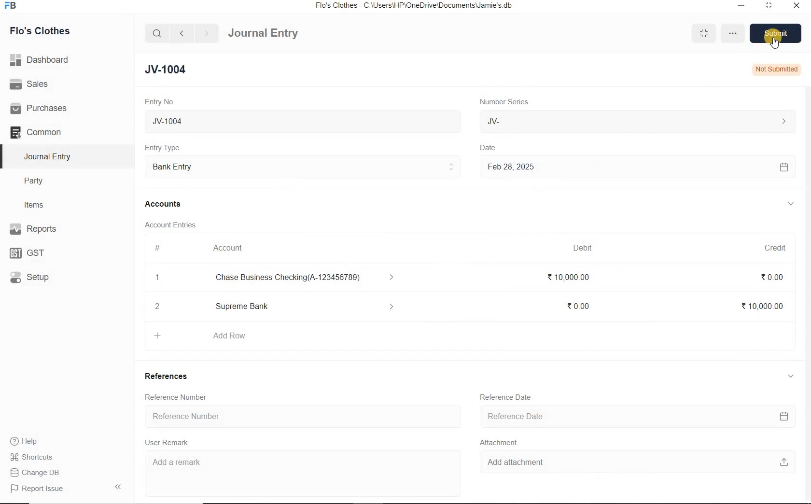 The height and width of the screenshot is (504, 811). What do you see at coordinates (41, 181) in the screenshot?
I see `Party` at bounding box center [41, 181].